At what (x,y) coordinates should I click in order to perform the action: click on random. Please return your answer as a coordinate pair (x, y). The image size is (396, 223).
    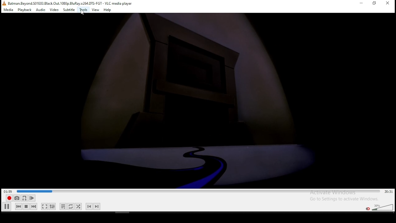
    Looking at the image, I should click on (78, 206).